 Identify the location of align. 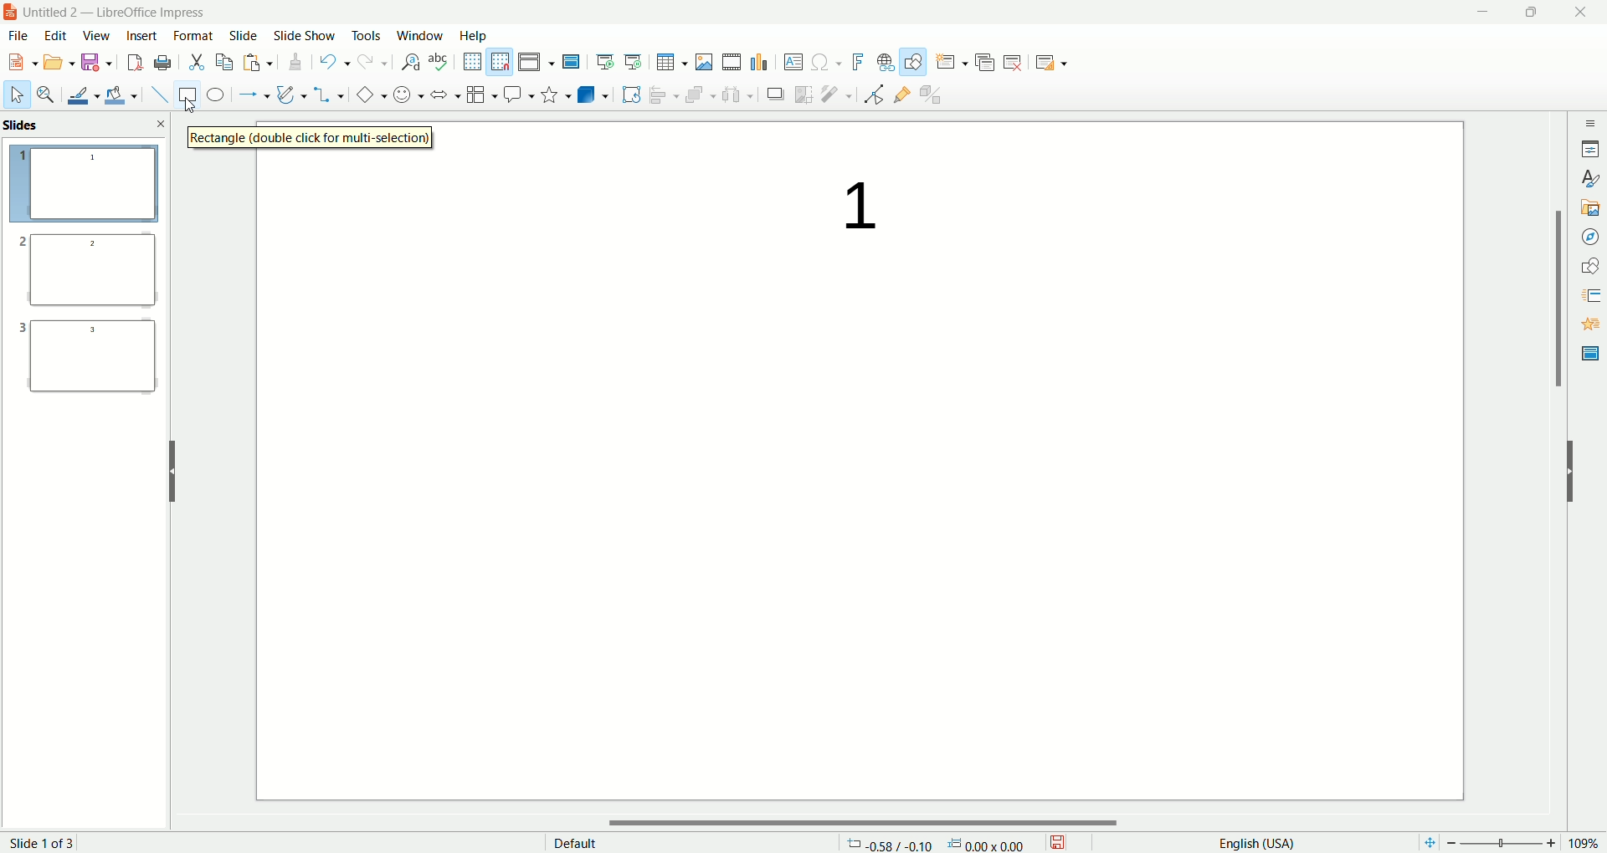
(662, 93).